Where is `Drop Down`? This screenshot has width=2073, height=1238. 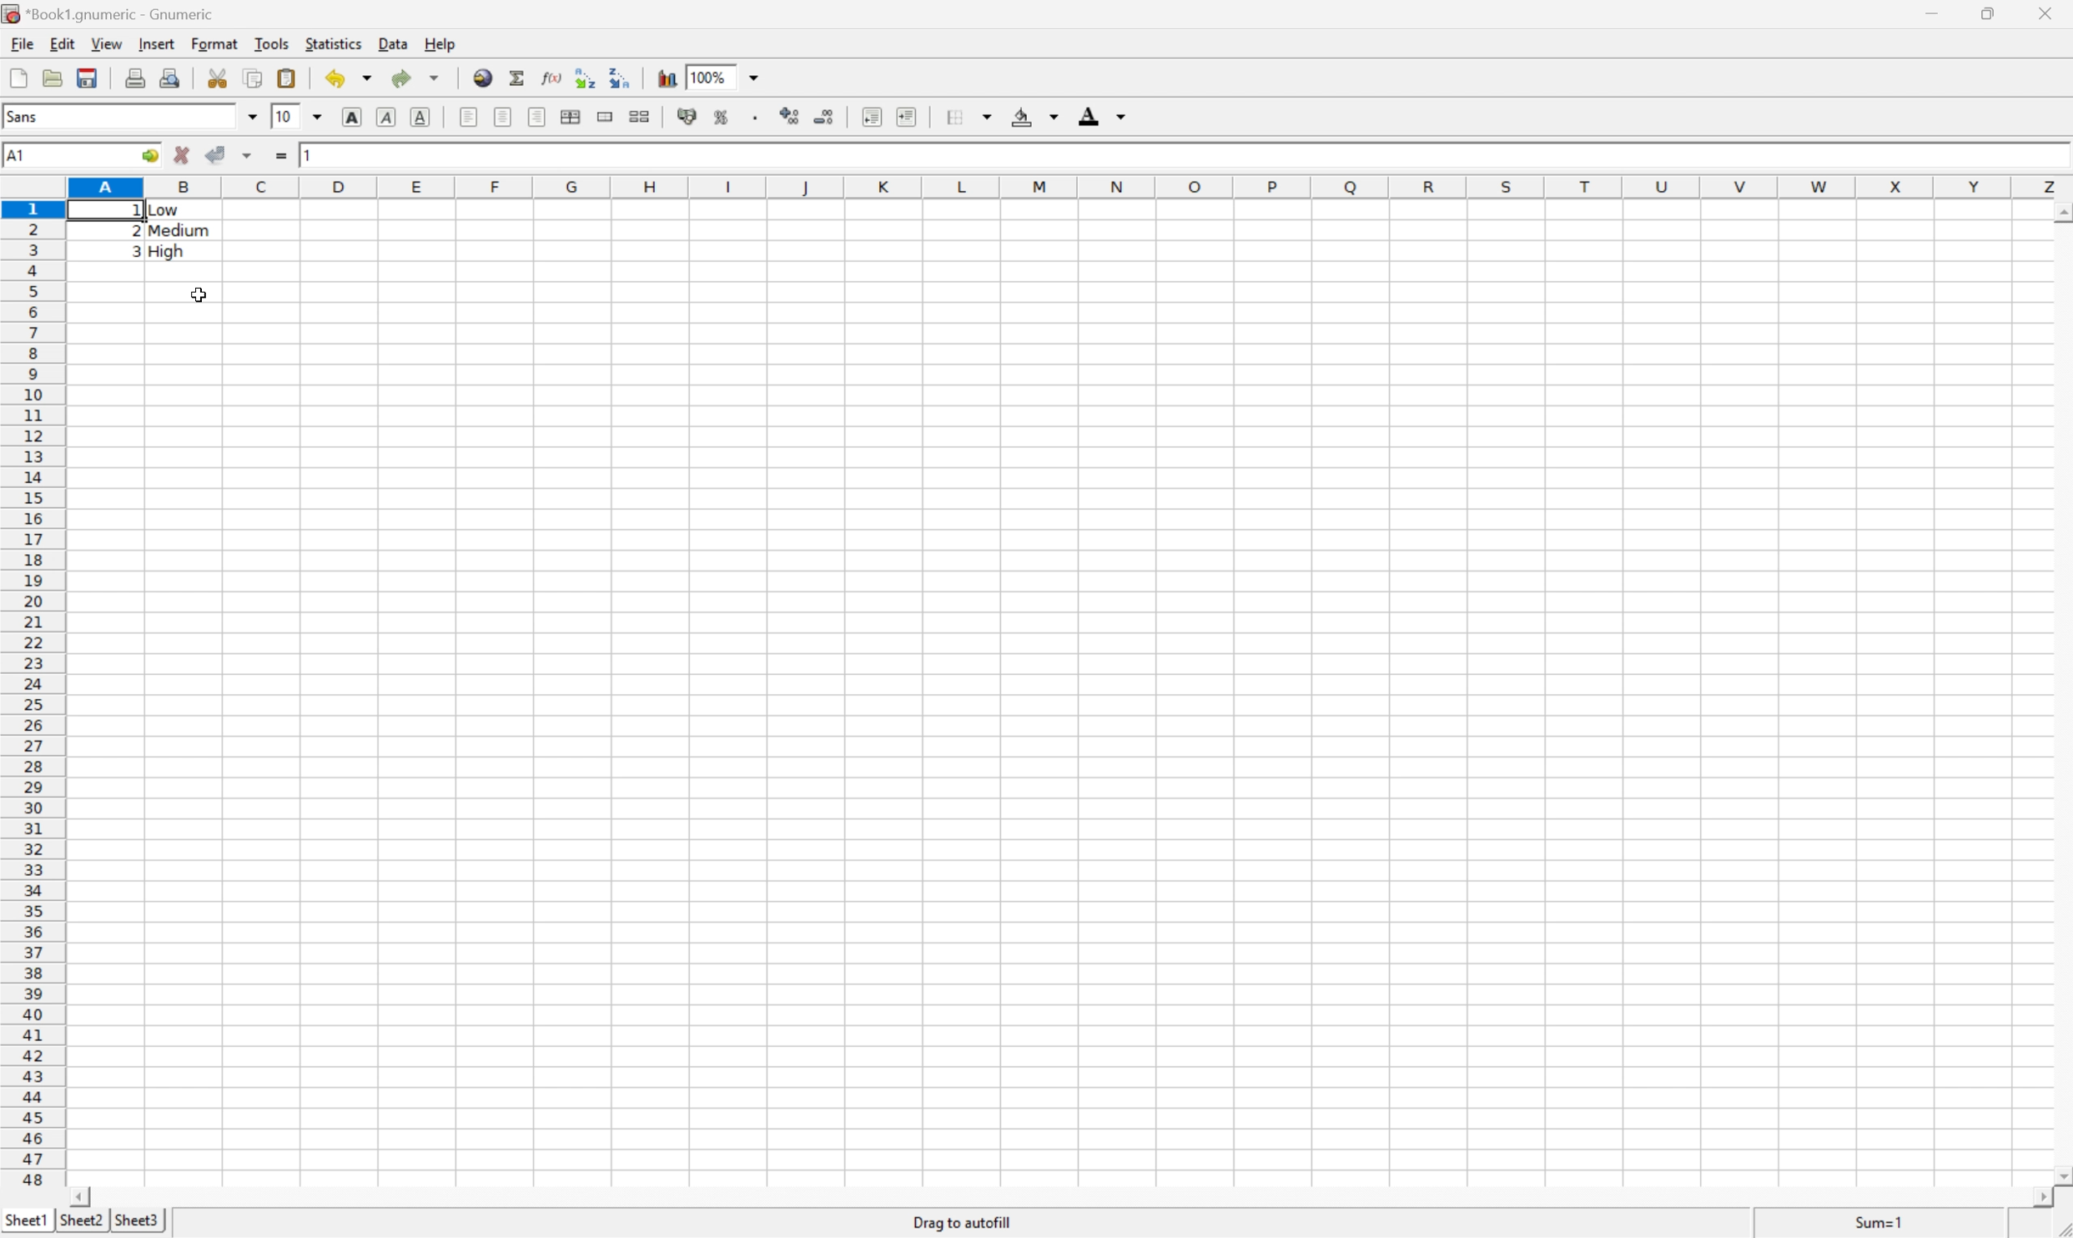
Drop Down is located at coordinates (756, 78).